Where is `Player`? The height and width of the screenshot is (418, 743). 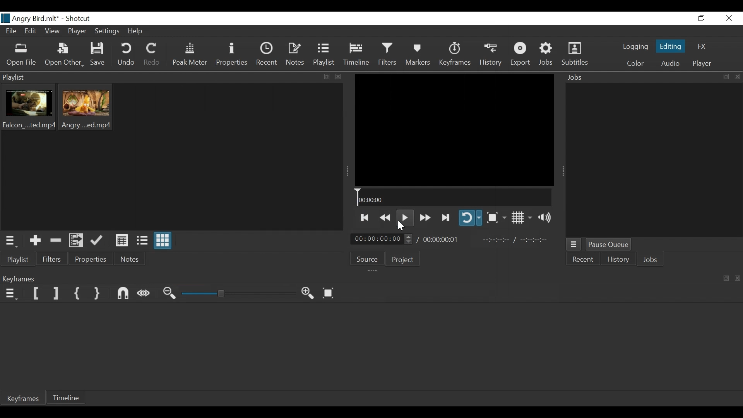 Player is located at coordinates (703, 63).